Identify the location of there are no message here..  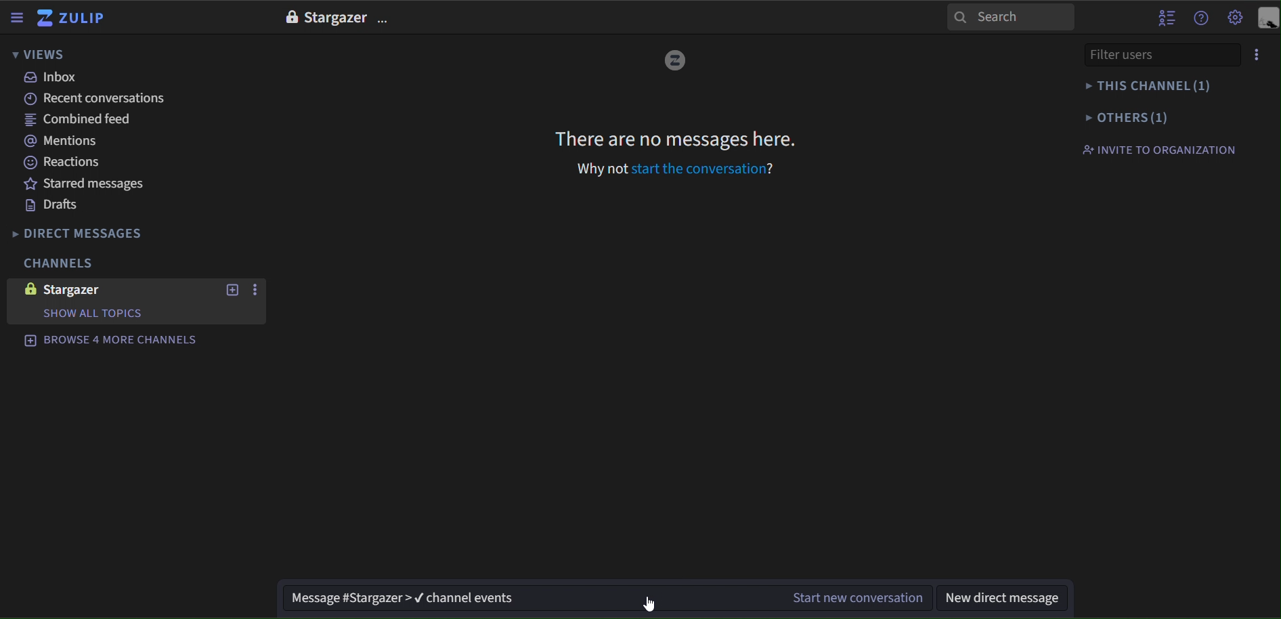
(676, 138).